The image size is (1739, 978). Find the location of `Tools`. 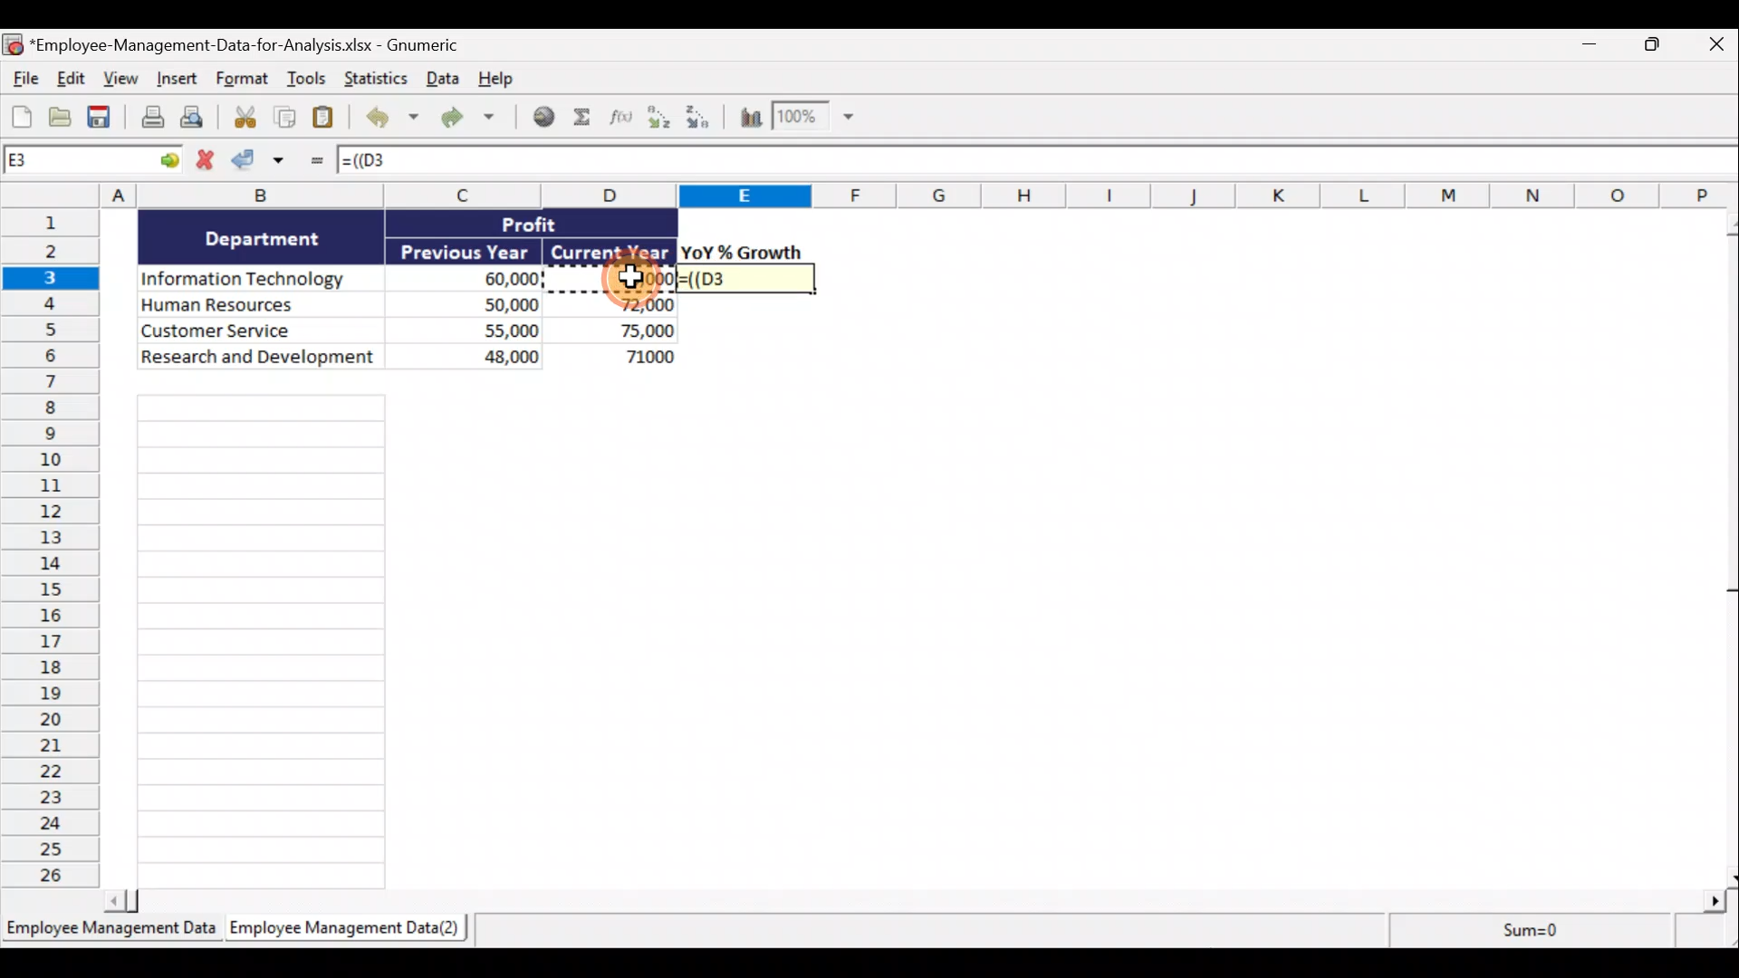

Tools is located at coordinates (309, 81).